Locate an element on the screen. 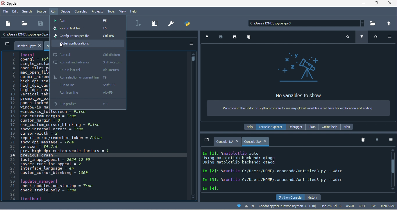 This screenshot has height=210, width=397. run is located at coordinates (54, 12).